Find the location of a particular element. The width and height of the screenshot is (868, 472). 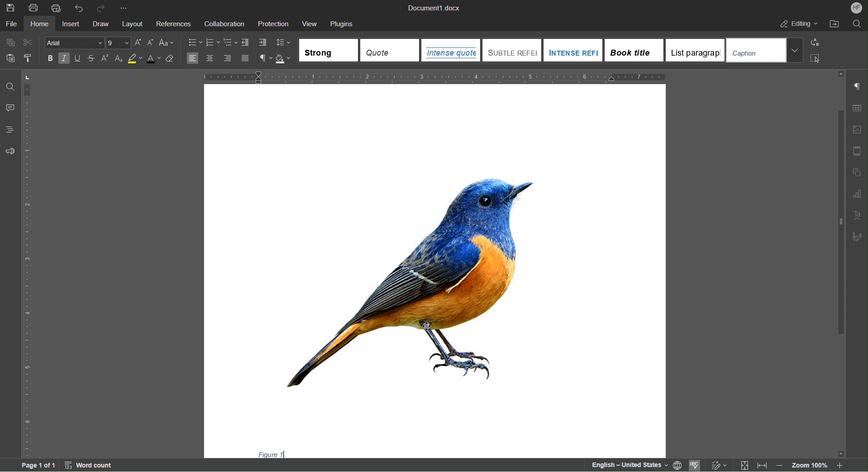

Increase Font Size is located at coordinates (139, 42).